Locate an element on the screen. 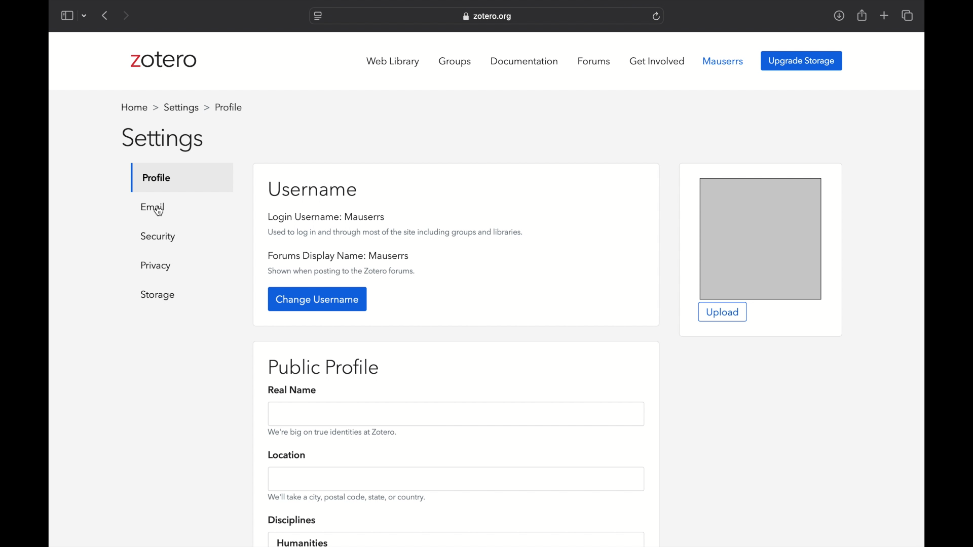 This screenshot has width=973, height=547. preview is located at coordinates (761, 239).